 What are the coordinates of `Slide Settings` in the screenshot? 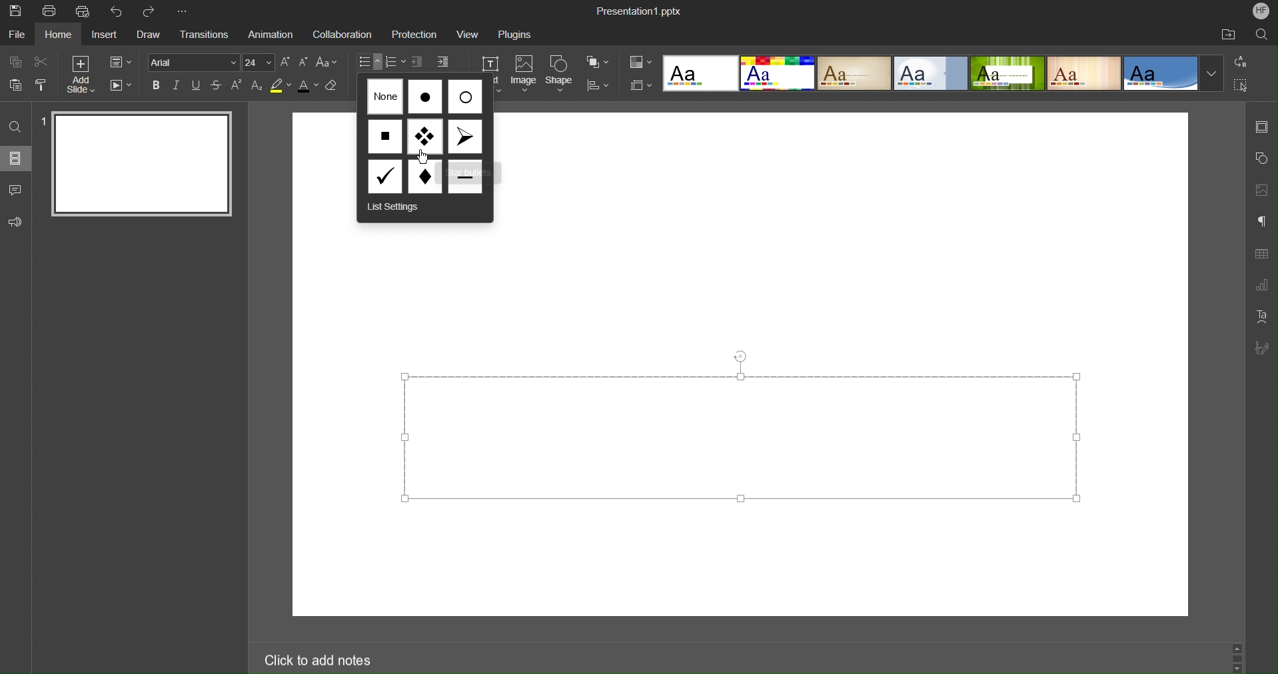 It's located at (1261, 128).